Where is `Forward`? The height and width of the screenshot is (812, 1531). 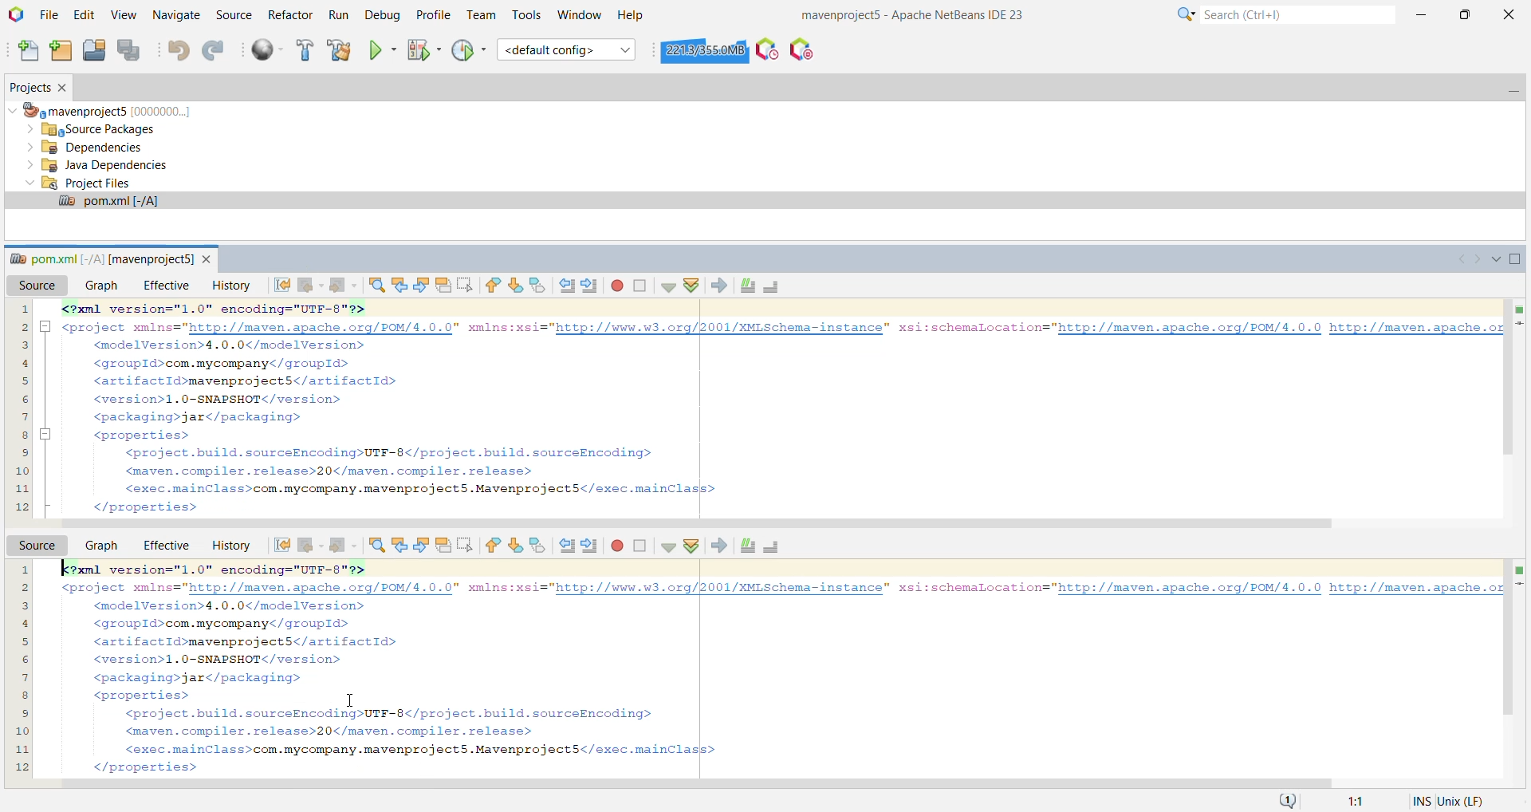 Forward is located at coordinates (345, 286).